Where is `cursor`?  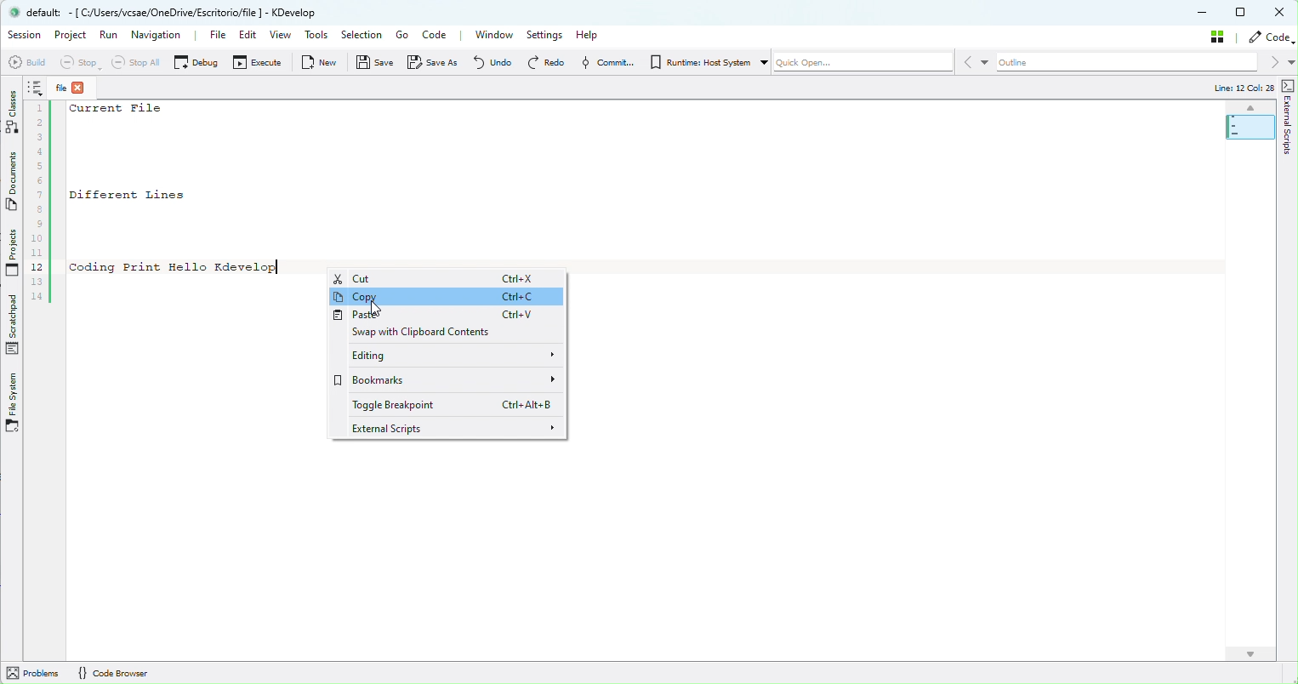 cursor is located at coordinates (372, 306).